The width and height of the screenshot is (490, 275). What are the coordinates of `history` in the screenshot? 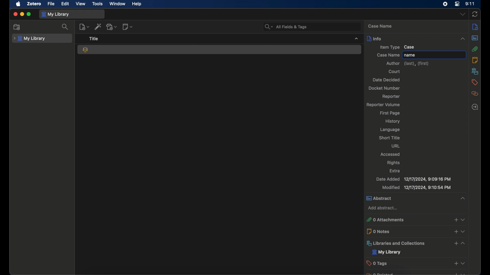 It's located at (393, 121).